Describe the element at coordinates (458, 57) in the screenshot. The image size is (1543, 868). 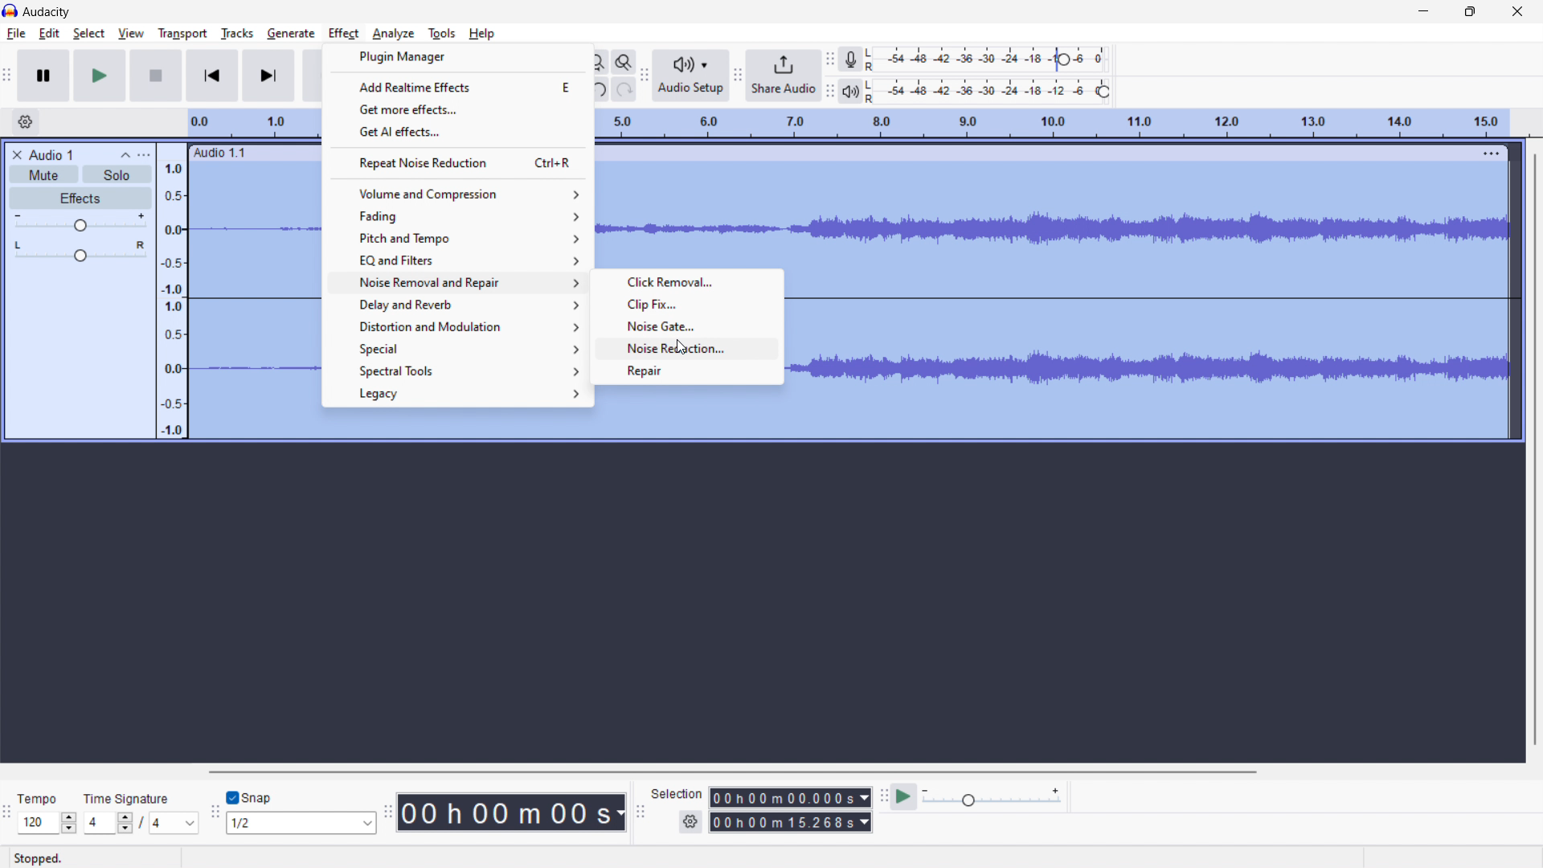
I see `plugin manager ` at that location.